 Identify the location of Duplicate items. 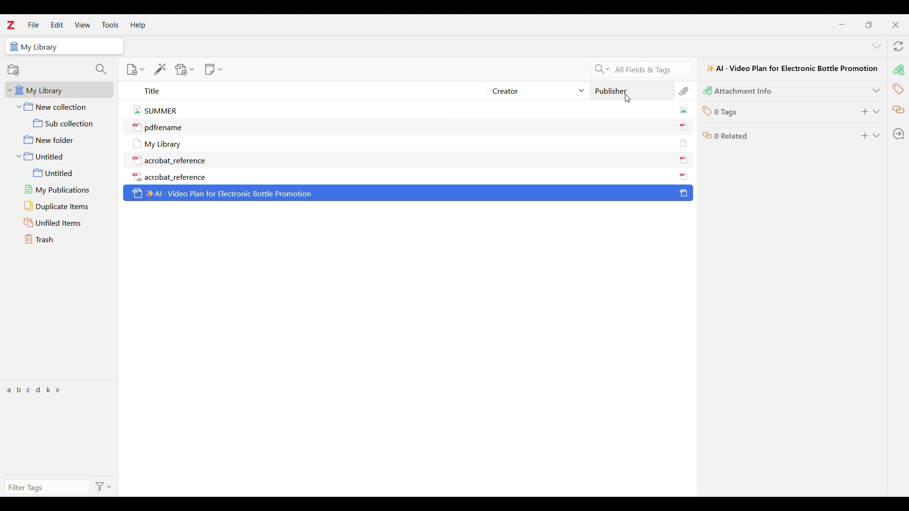
(62, 206).